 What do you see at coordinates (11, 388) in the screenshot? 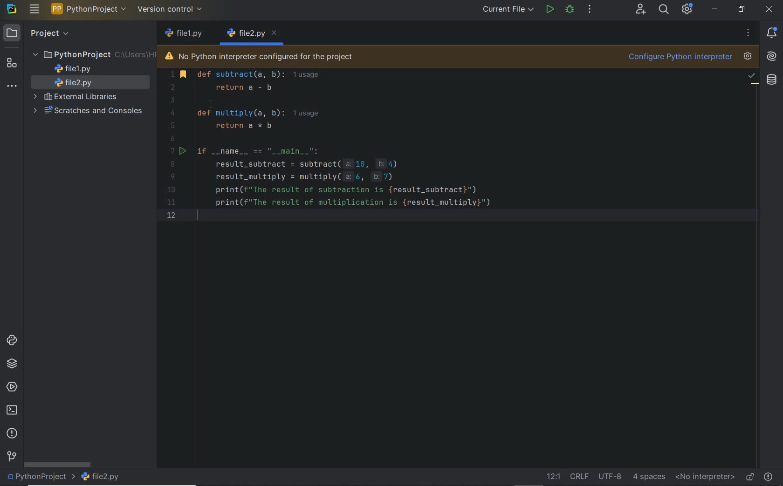
I see `services` at bounding box center [11, 388].